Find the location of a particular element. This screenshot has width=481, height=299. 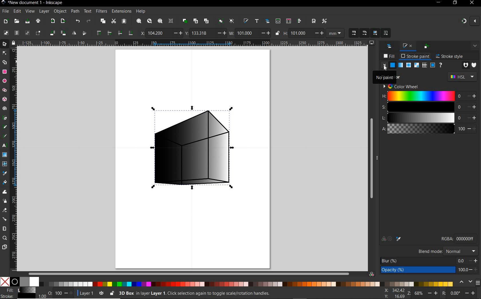

133 is located at coordinates (202, 33).